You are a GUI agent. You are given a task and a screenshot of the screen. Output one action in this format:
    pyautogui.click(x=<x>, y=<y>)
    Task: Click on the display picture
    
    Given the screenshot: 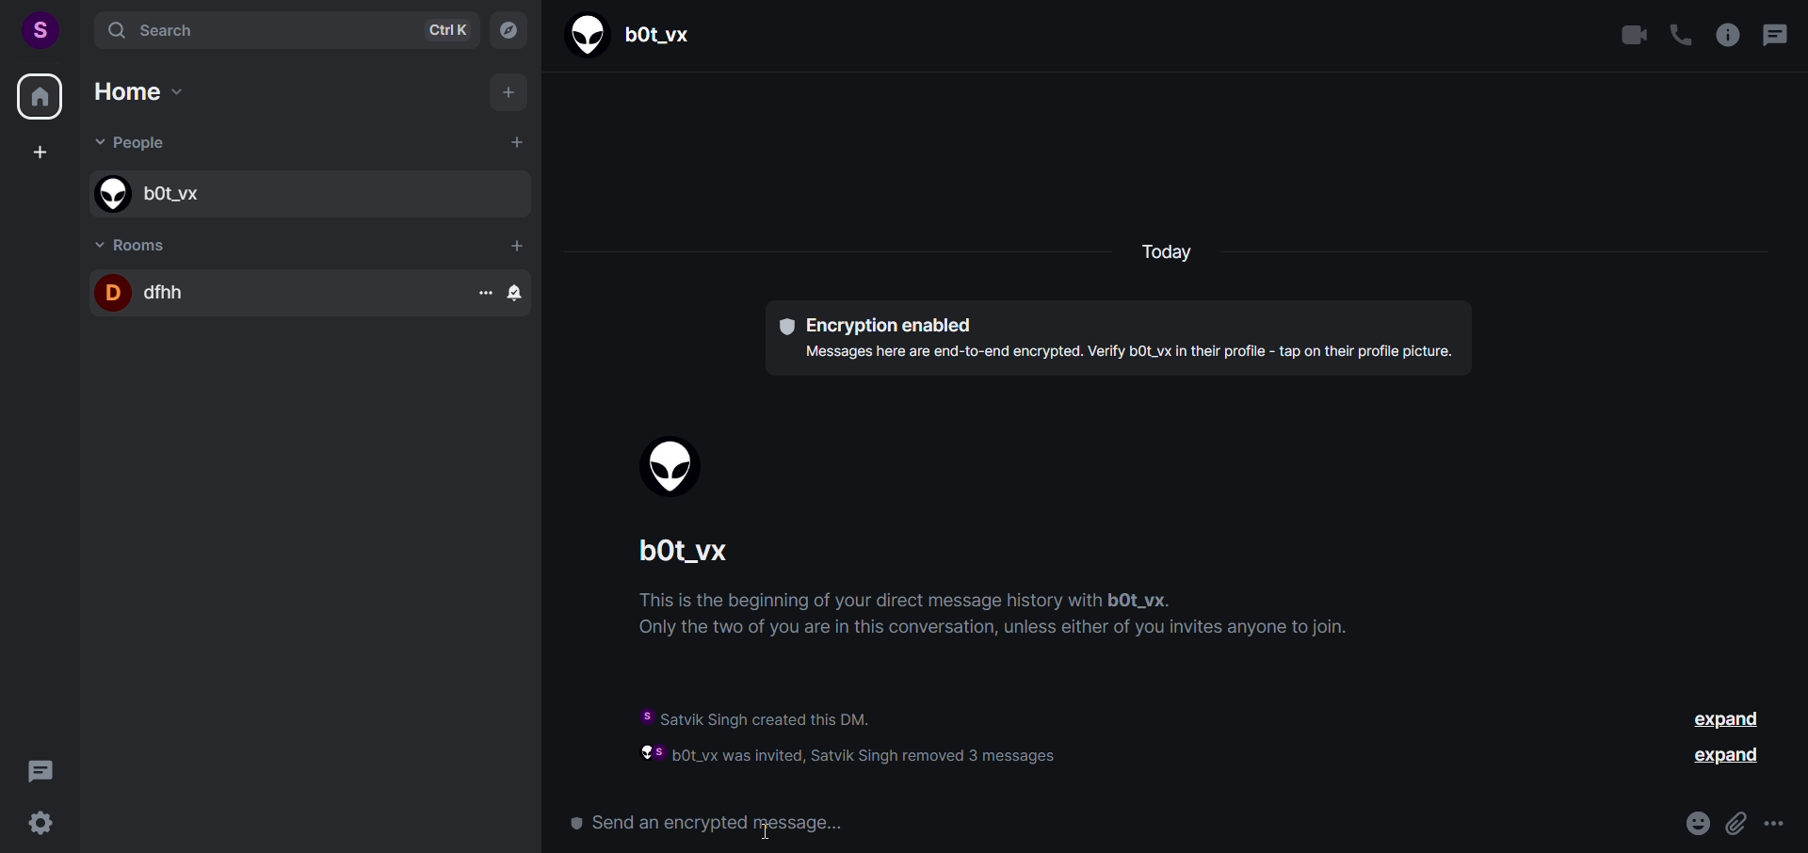 What is the action you would take?
    pyautogui.click(x=673, y=469)
    